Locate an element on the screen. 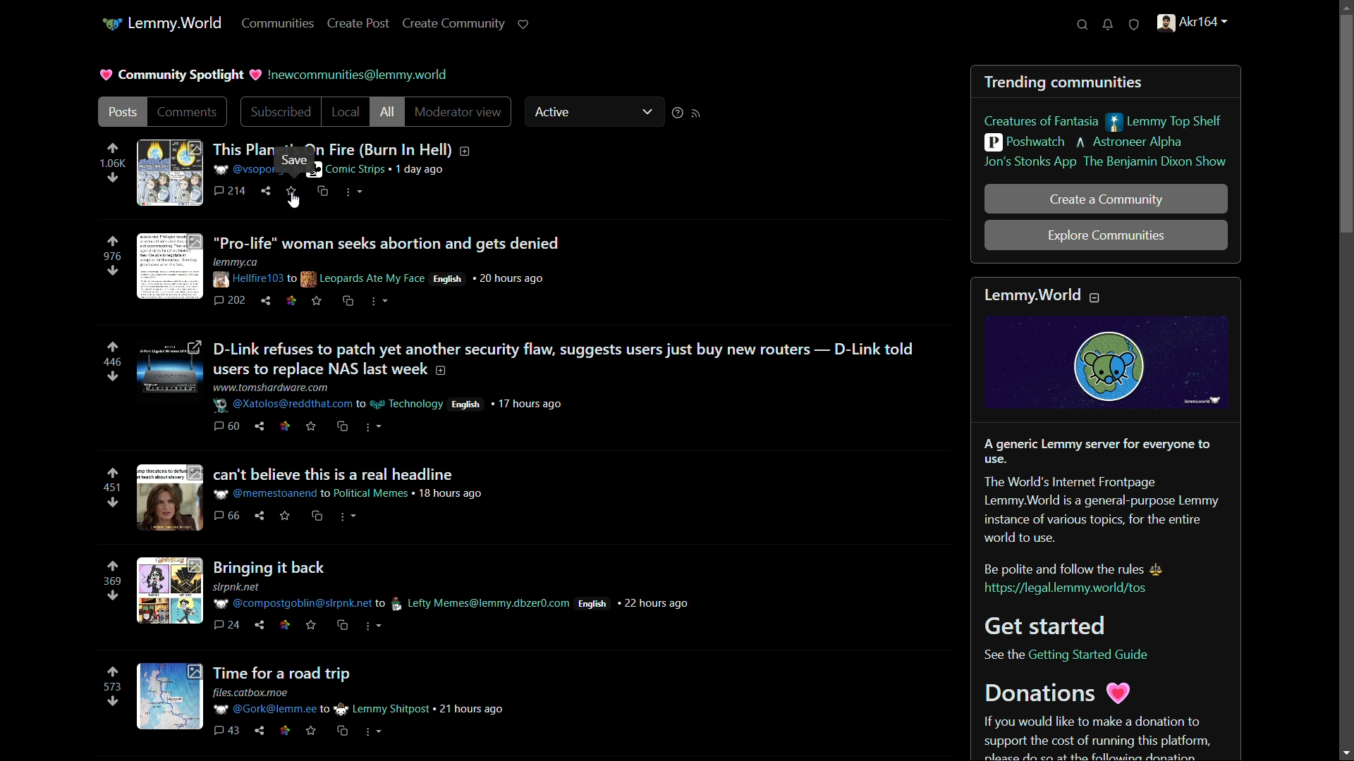 This screenshot has height=761, width=1354. lemmy top shelf is located at coordinates (1163, 122).